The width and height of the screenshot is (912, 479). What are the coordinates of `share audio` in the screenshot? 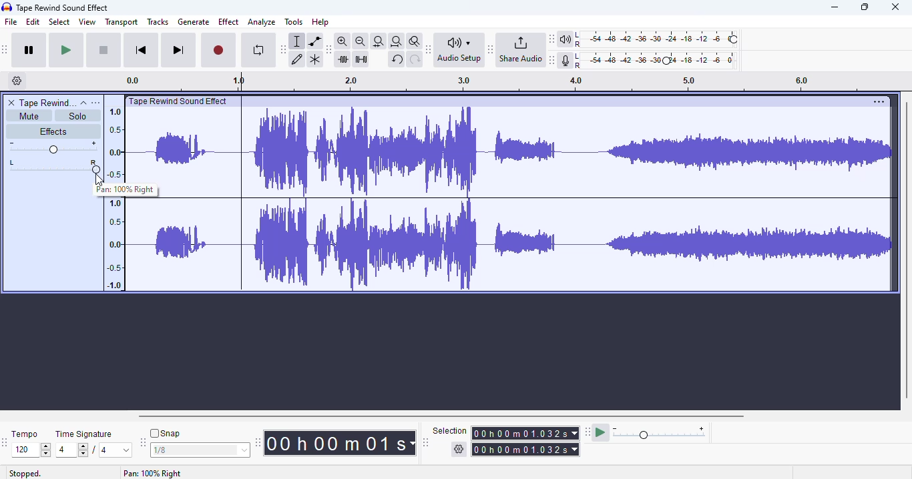 It's located at (520, 49).